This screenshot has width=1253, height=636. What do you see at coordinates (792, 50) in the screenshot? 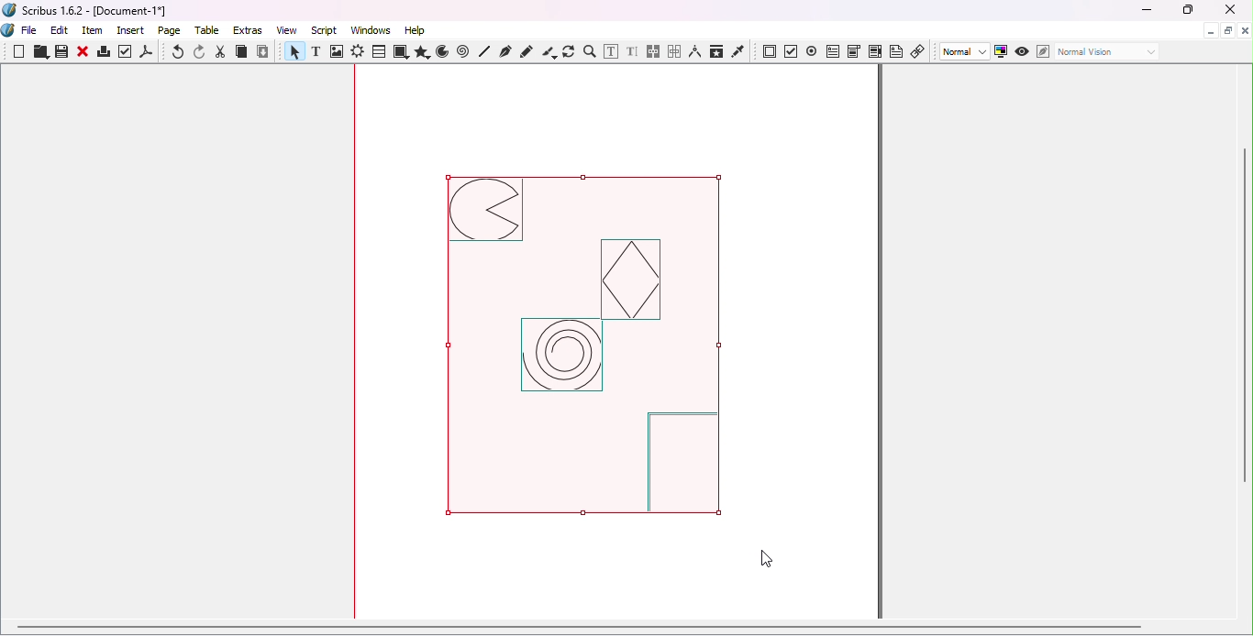
I see `PDF check button` at bounding box center [792, 50].